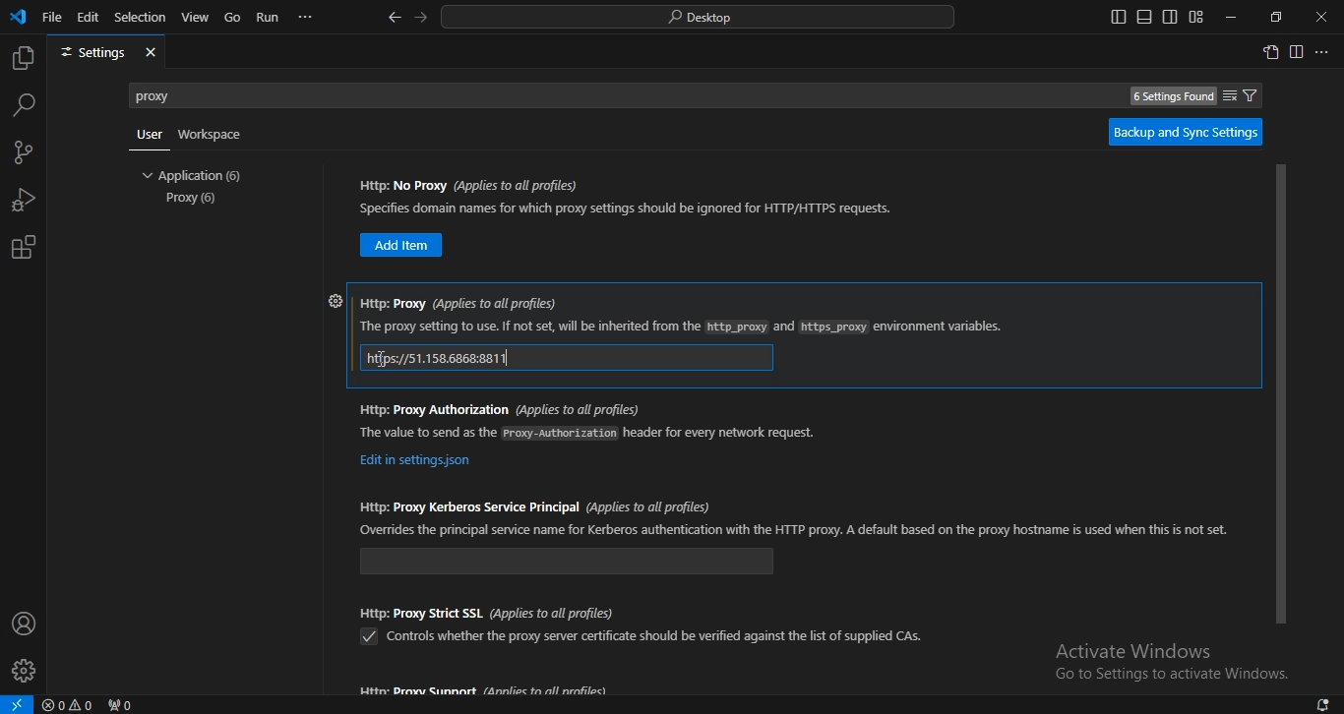 The width and height of the screenshot is (1344, 714). What do you see at coordinates (18, 703) in the screenshot?
I see `Open a remote window` at bounding box center [18, 703].